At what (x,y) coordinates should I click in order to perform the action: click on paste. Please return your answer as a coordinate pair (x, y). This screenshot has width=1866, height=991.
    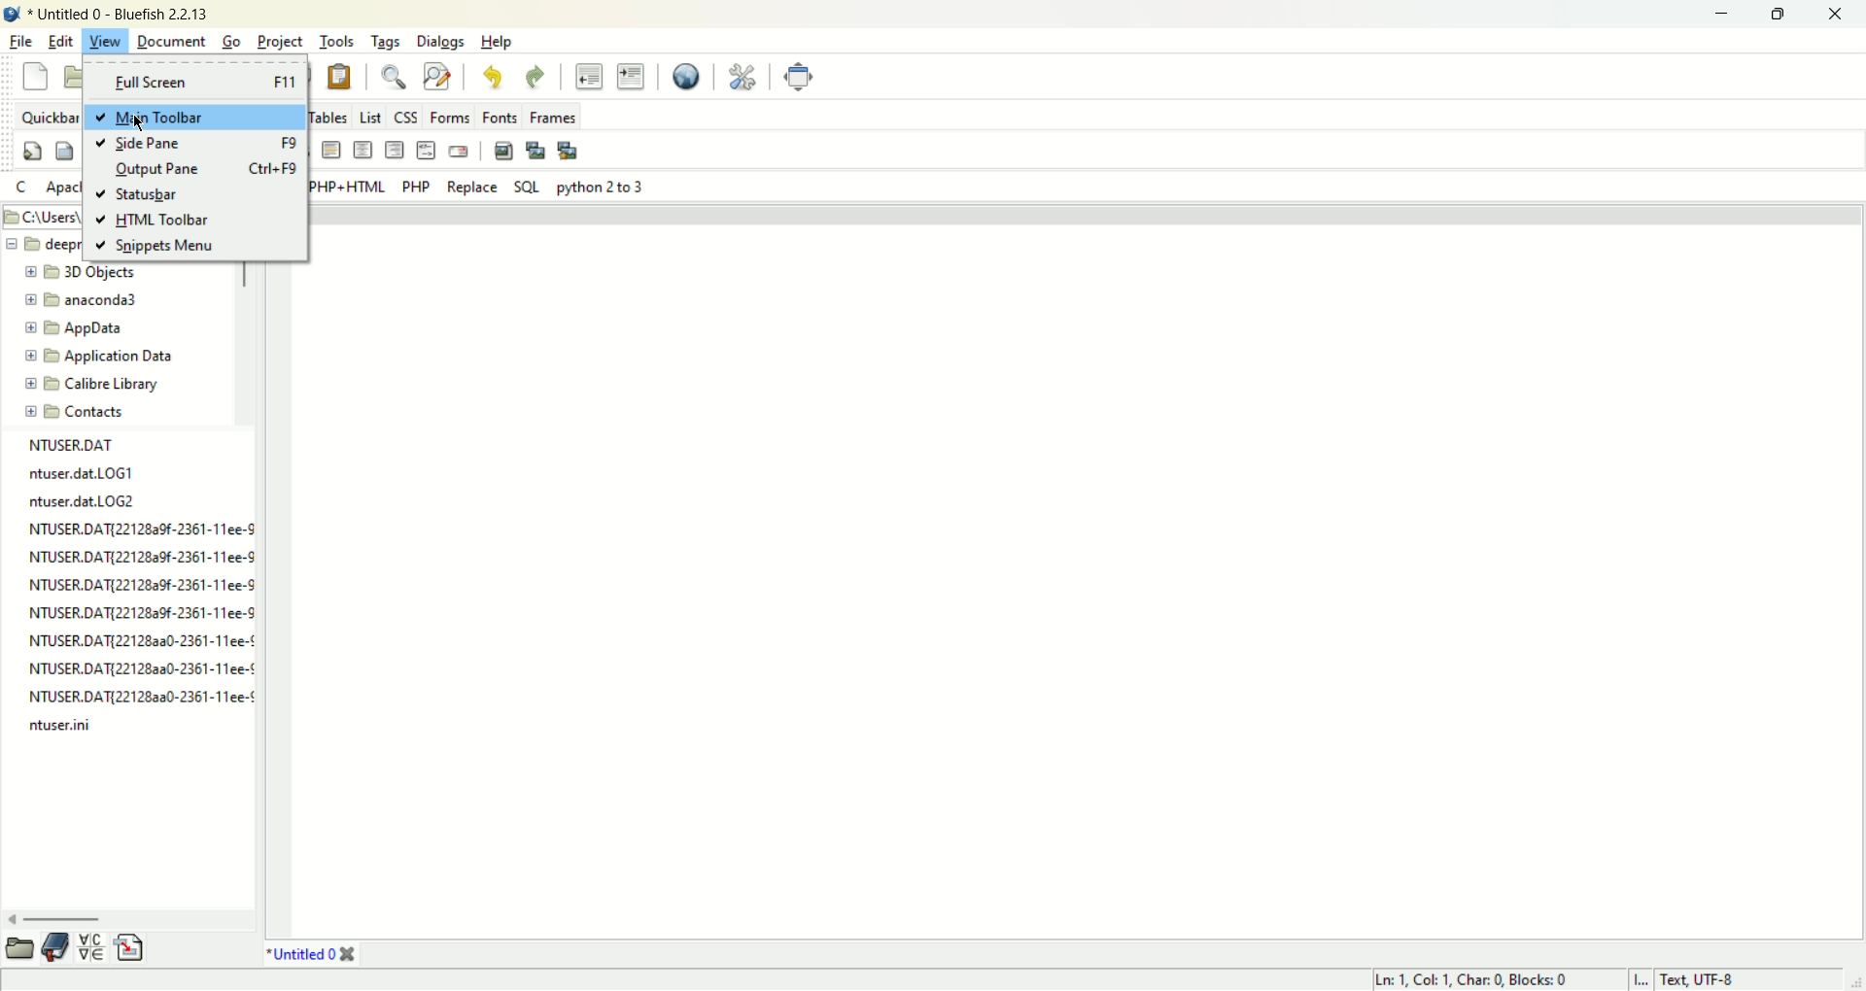
    Looking at the image, I should click on (340, 76).